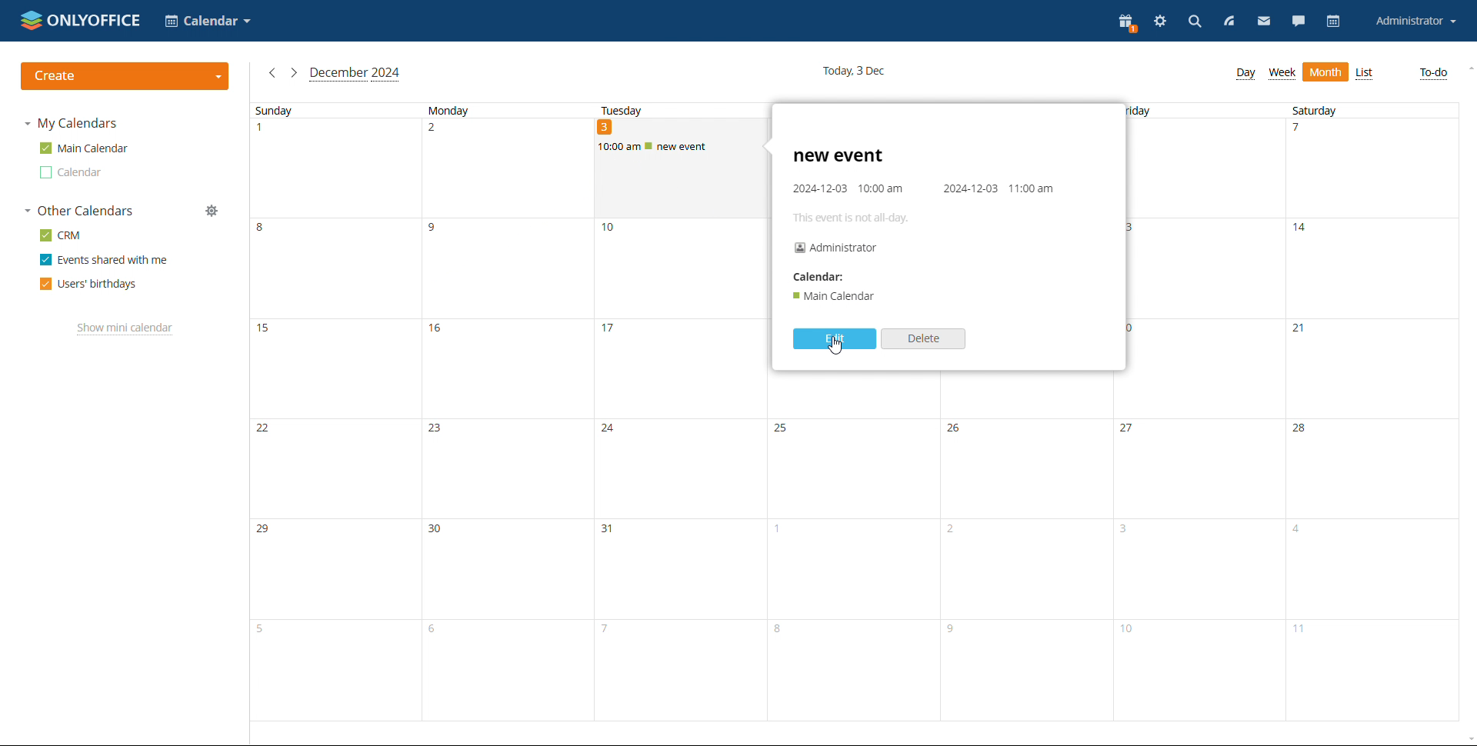  What do you see at coordinates (1416, 20) in the screenshot?
I see `account` at bounding box center [1416, 20].